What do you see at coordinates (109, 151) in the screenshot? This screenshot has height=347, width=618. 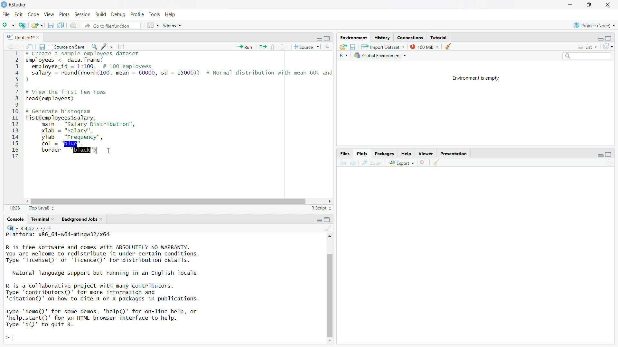 I see `cursor` at bounding box center [109, 151].